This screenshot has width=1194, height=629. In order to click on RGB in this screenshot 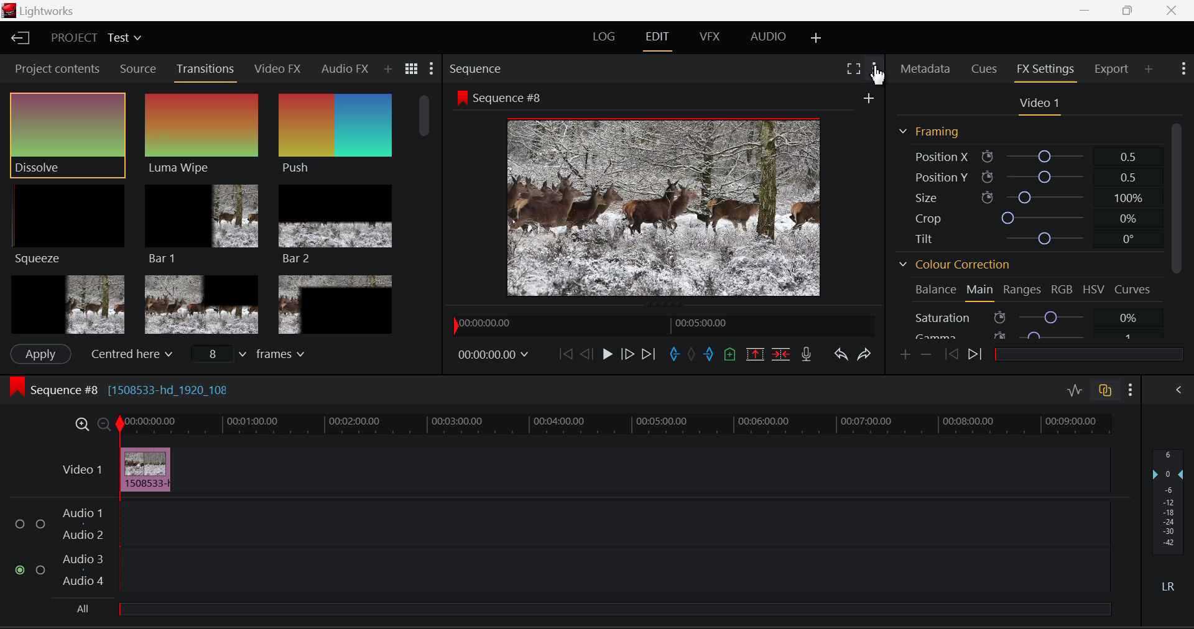, I will do `click(1063, 290)`.